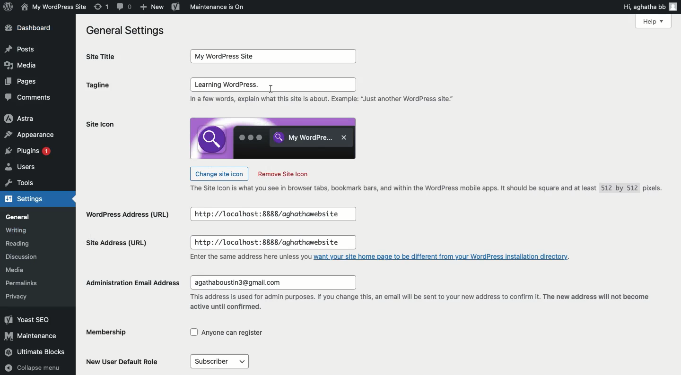  I want to click on input box, so click(272, 241).